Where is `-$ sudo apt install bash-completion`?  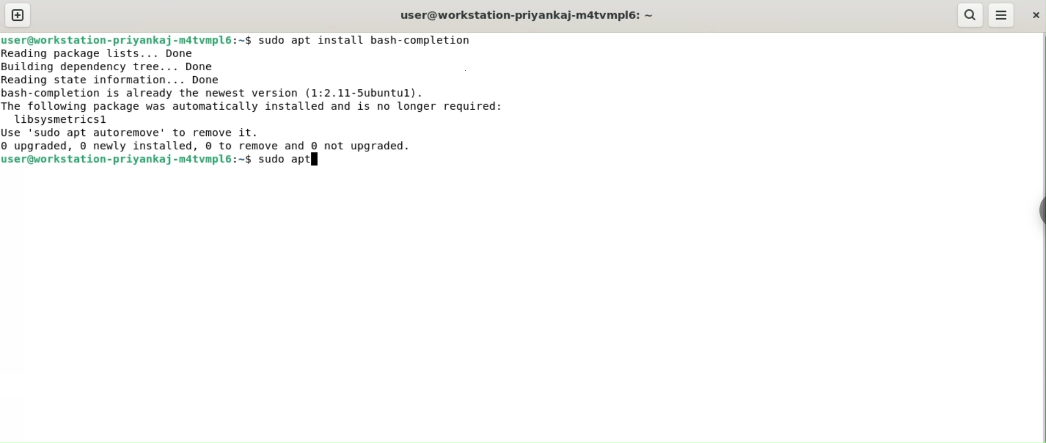
-$ sudo apt install bash-completion is located at coordinates (361, 41).